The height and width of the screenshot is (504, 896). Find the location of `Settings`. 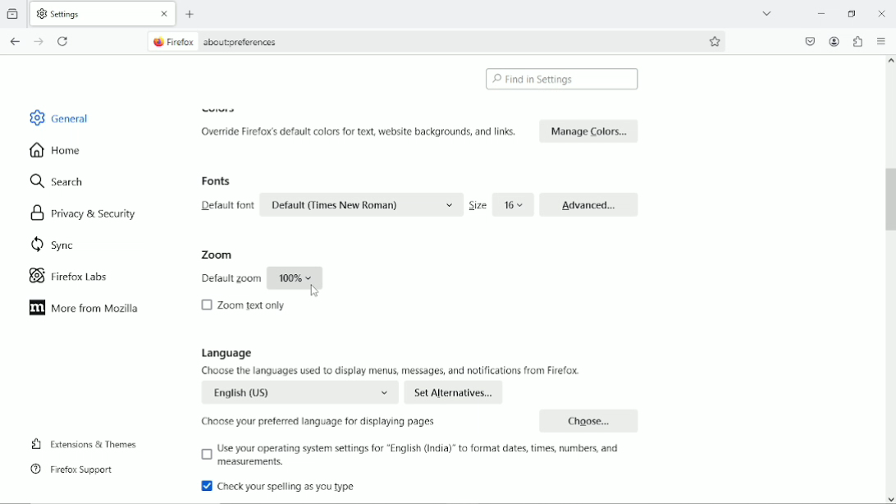

Settings is located at coordinates (62, 14).